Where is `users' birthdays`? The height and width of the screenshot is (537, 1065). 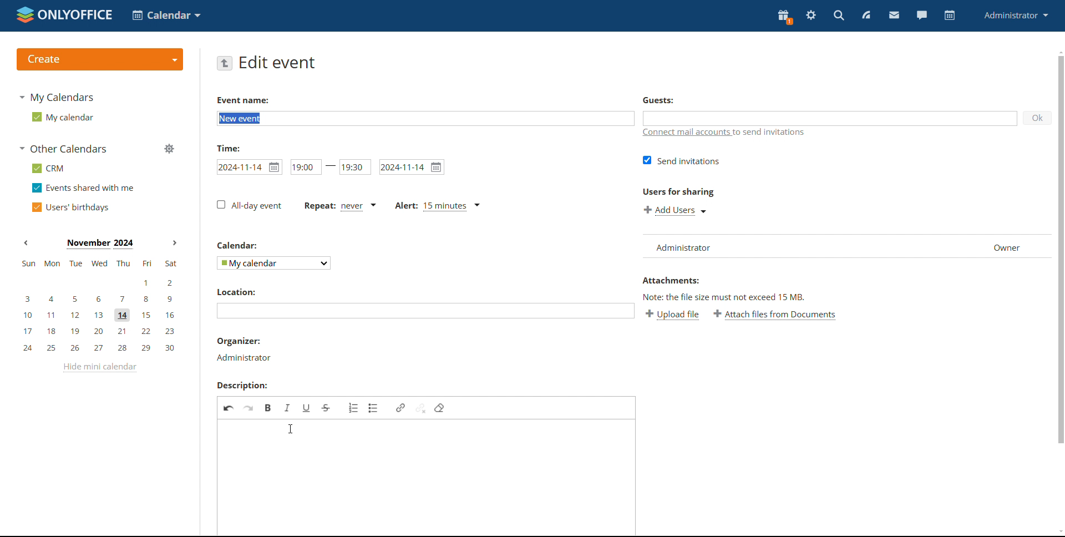 users' birthdays is located at coordinates (69, 207).